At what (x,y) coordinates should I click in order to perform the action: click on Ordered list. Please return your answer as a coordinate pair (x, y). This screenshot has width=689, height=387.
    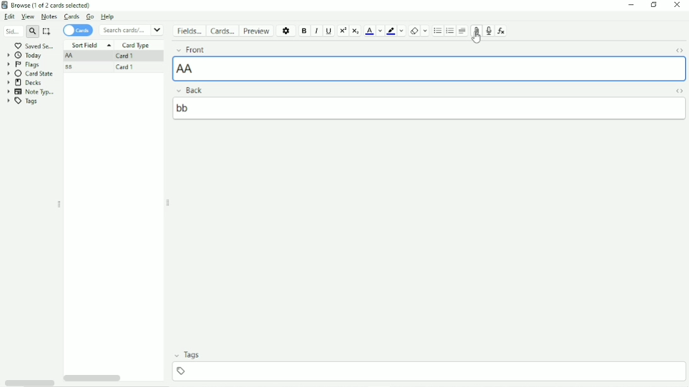
    Looking at the image, I should click on (437, 31).